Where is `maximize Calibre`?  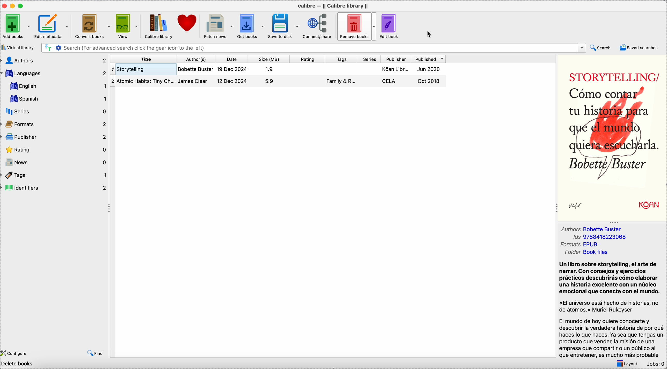 maximize Calibre is located at coordinates (22, 6).